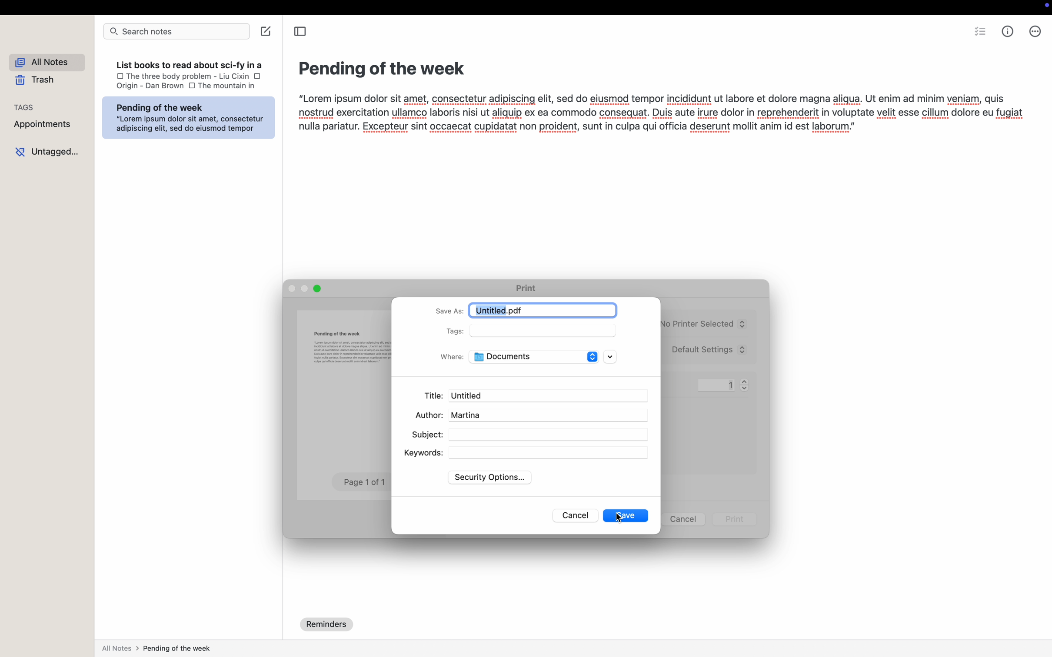  Describe the element at coordinates (236, 86) in the screenshot. I see `the mountyain in` at that location.